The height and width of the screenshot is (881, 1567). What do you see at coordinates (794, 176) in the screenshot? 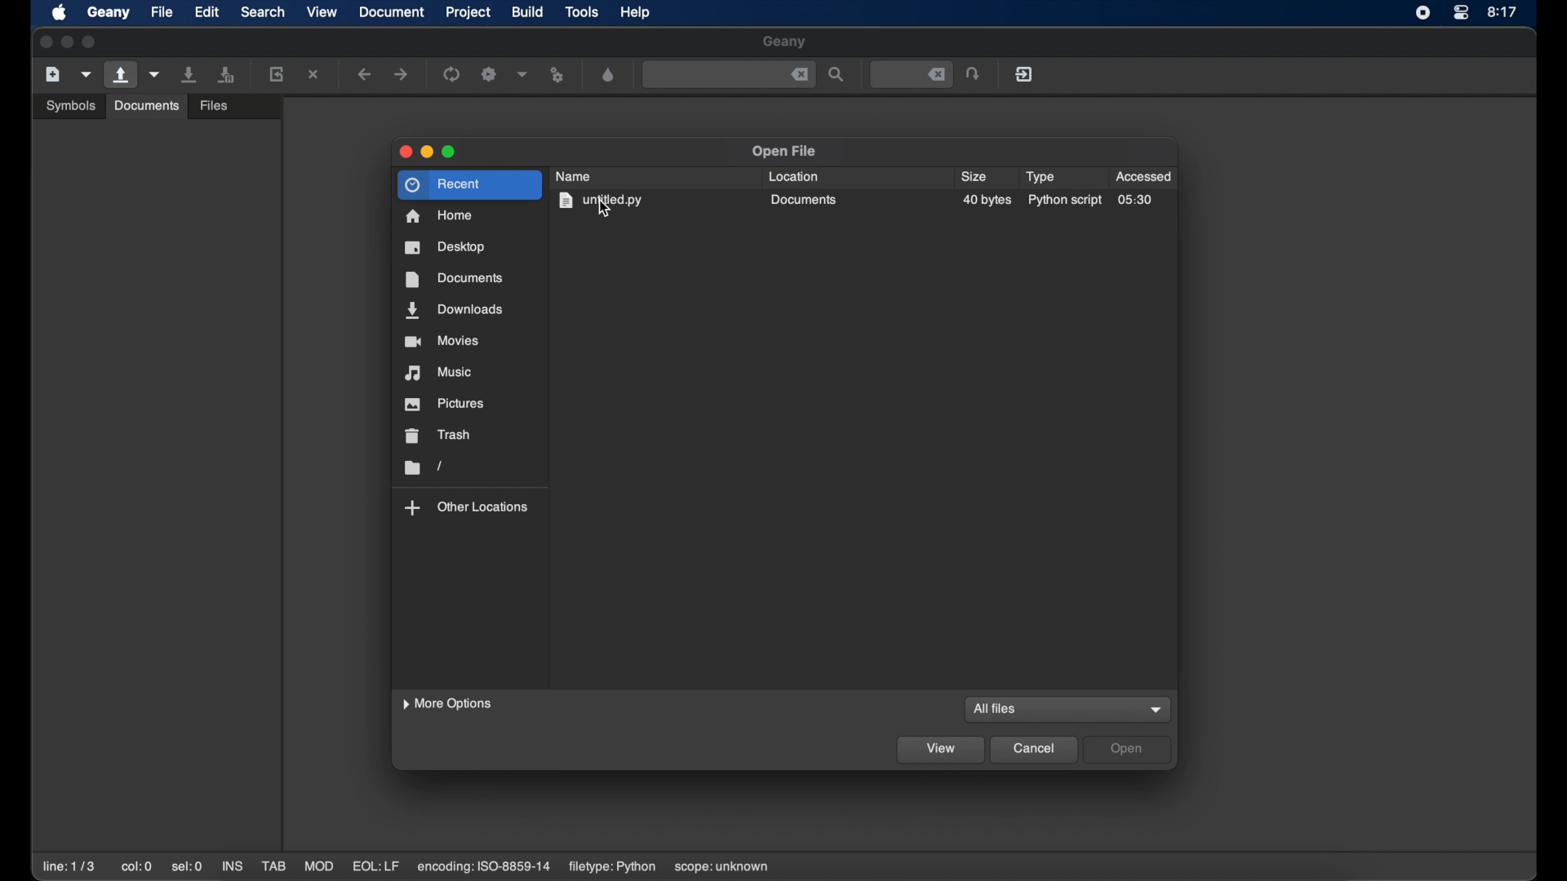
I see `location` at bounding box center [794, 176].